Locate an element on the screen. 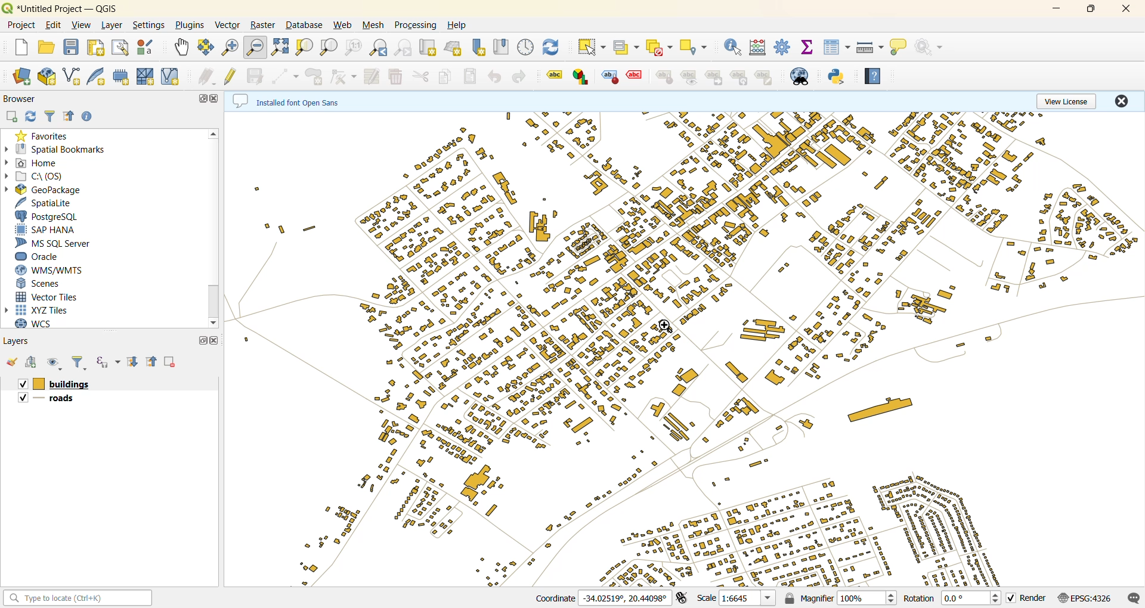  view license is located at coordinates (1073, 101).